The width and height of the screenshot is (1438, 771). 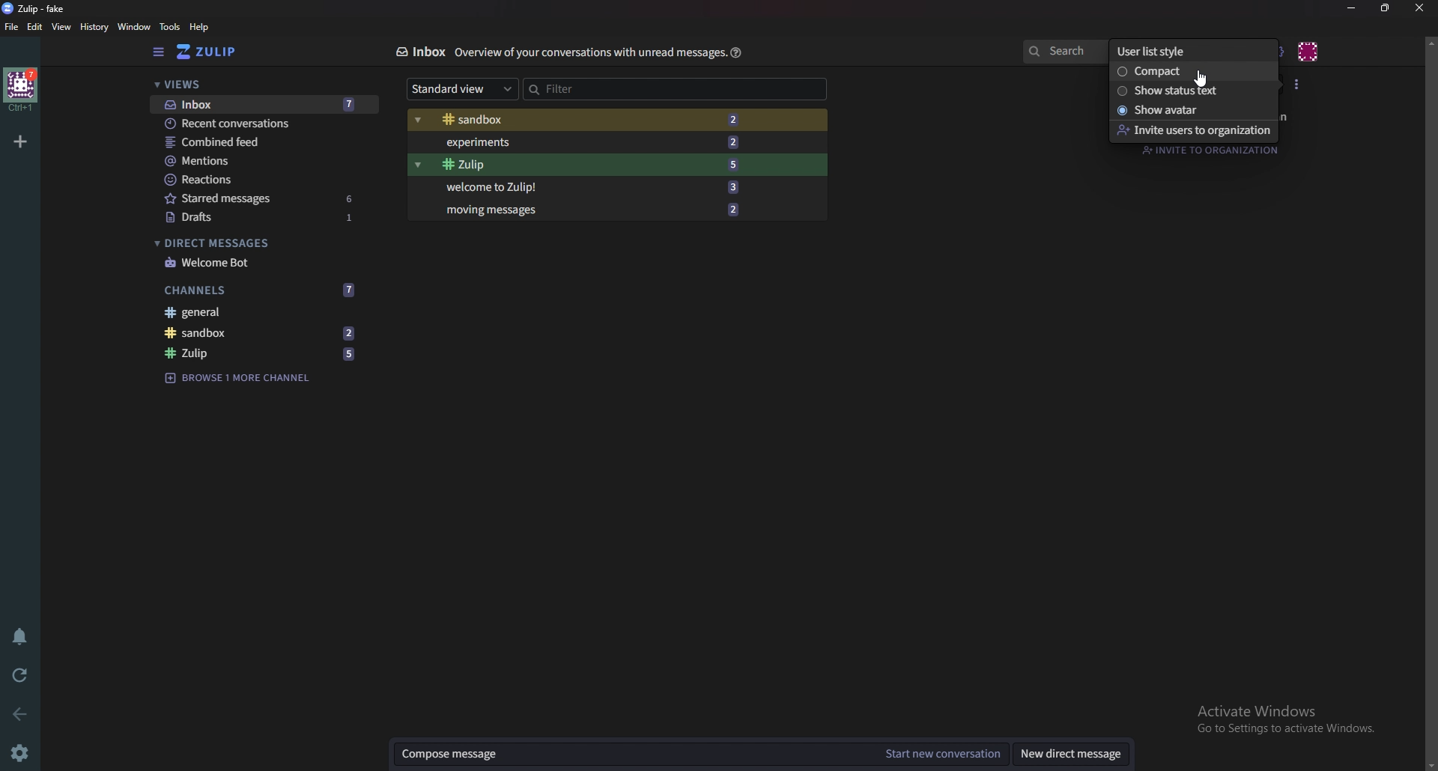 What do you see at coordinates (16, 715) in the screenshot?
I see `Back` at bounding box center [16, 715].